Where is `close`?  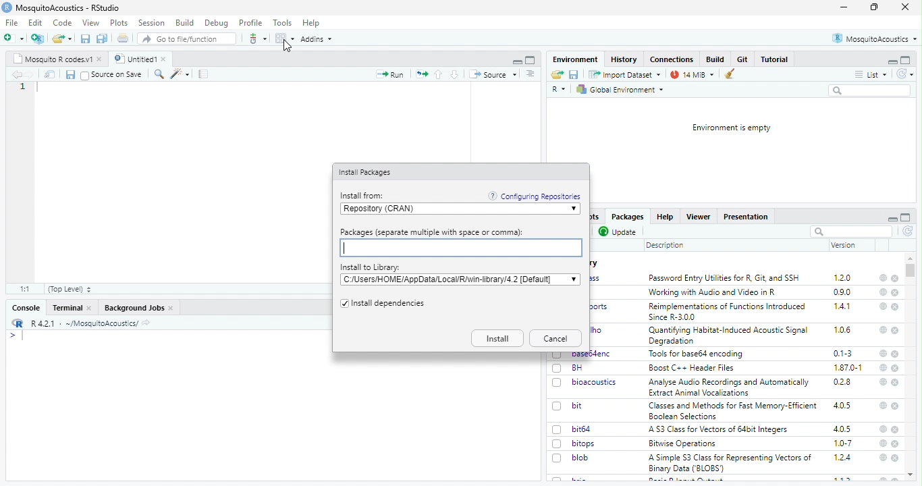
close is located at coordinates (896, 430).